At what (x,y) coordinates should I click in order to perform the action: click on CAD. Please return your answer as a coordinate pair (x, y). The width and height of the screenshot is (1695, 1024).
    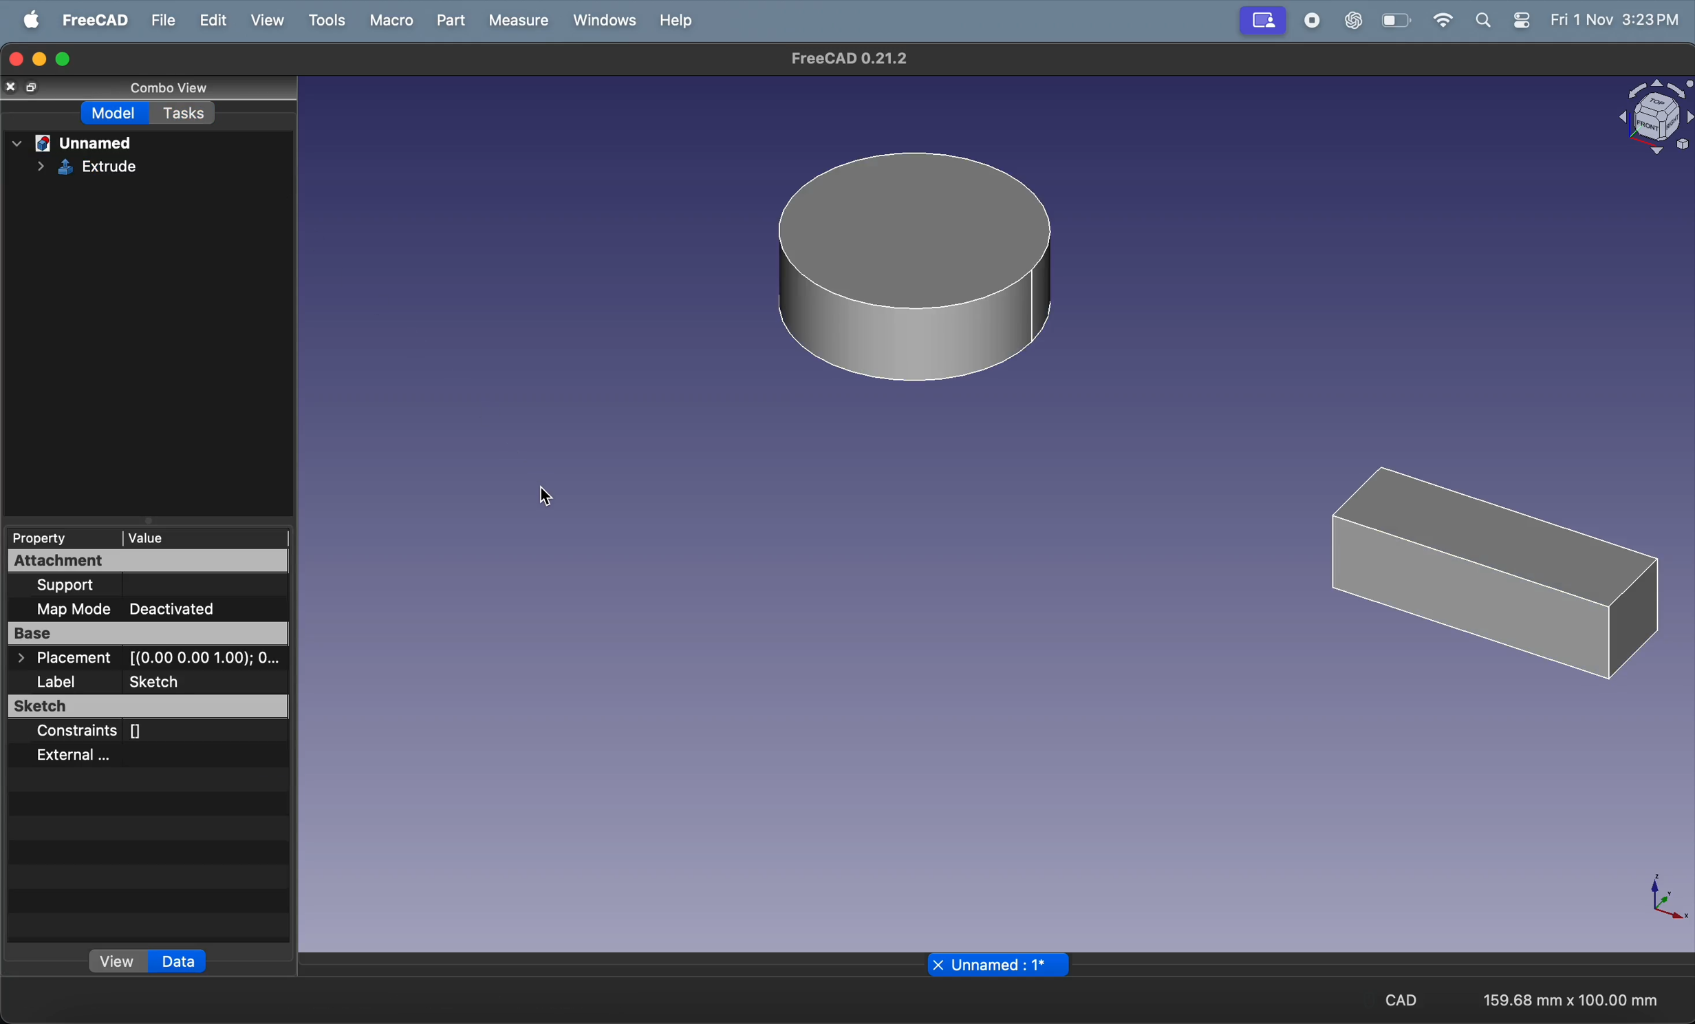
    Looking at the image, I should click on (1402, 999).